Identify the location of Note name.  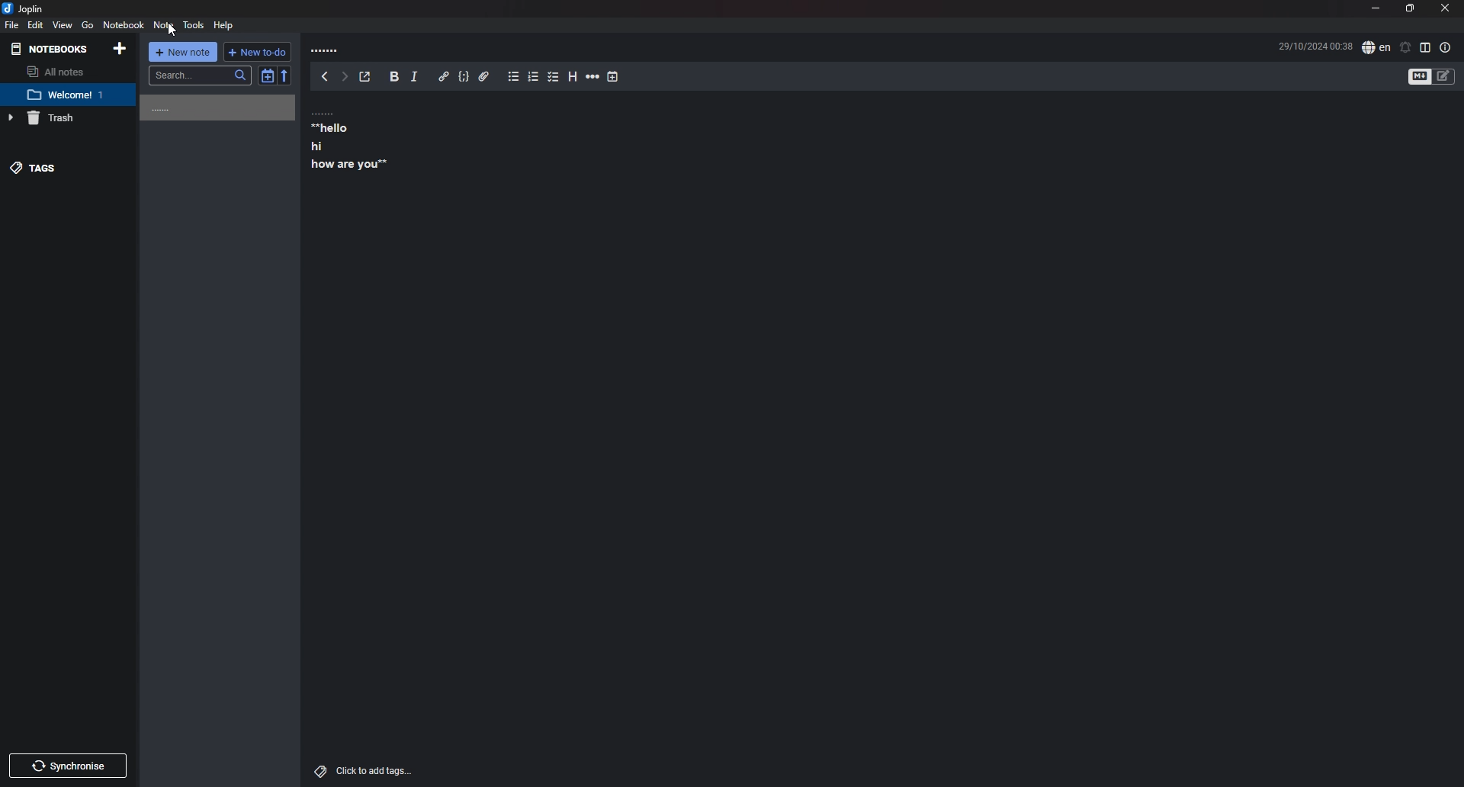
(201, 108).